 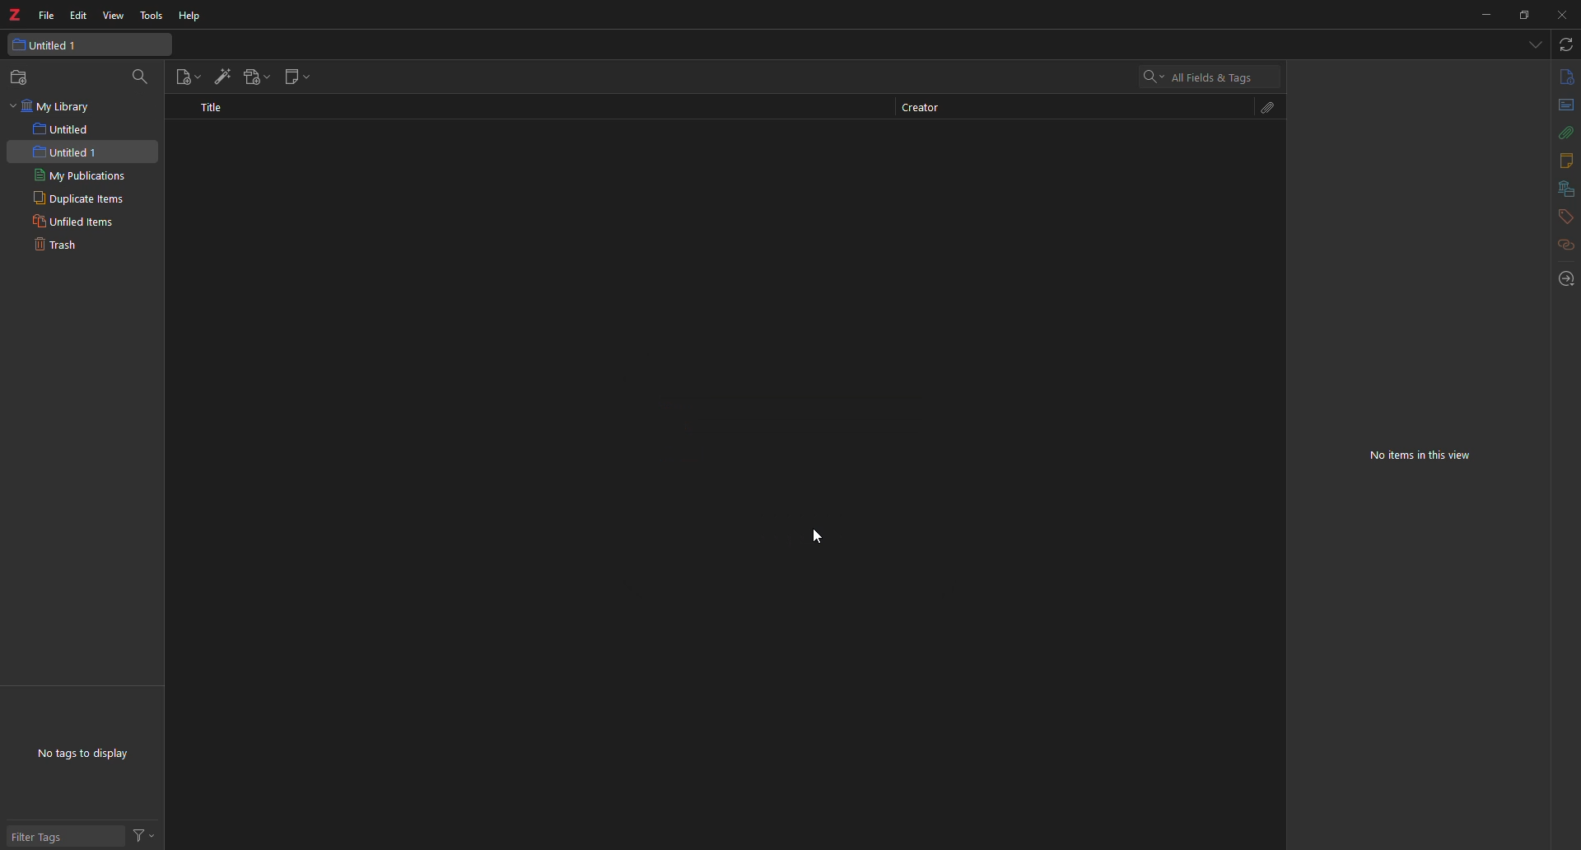 I want to click on search all fields & tags, so click(x=1198, y=77).